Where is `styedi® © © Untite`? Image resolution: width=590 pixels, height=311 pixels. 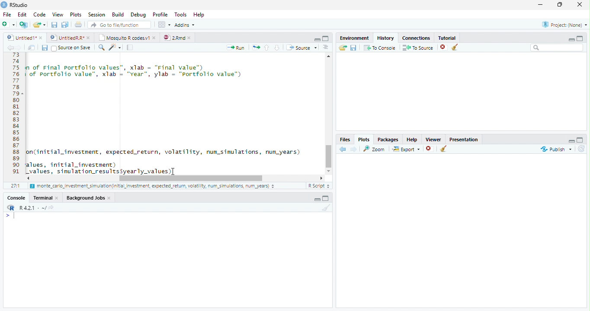
styedi® © © Untite is located at coordinates (70, 38).